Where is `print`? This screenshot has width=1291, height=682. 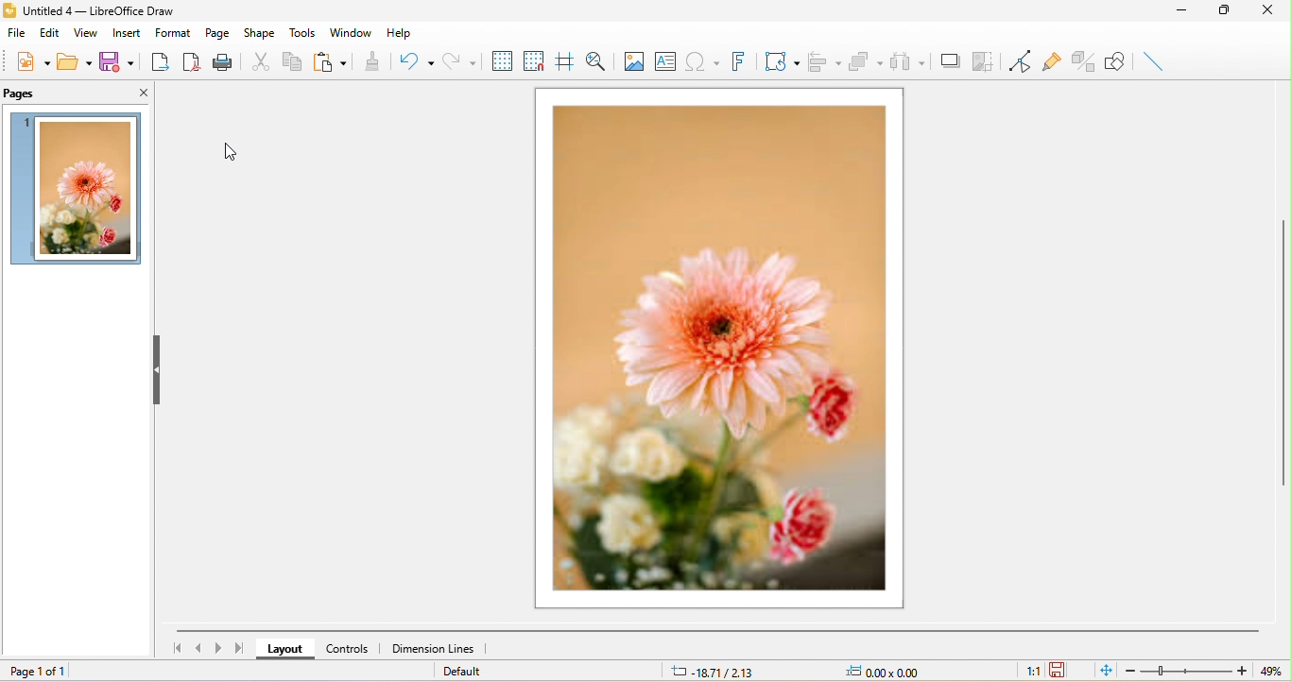
print is located at coordinates (225, 63).